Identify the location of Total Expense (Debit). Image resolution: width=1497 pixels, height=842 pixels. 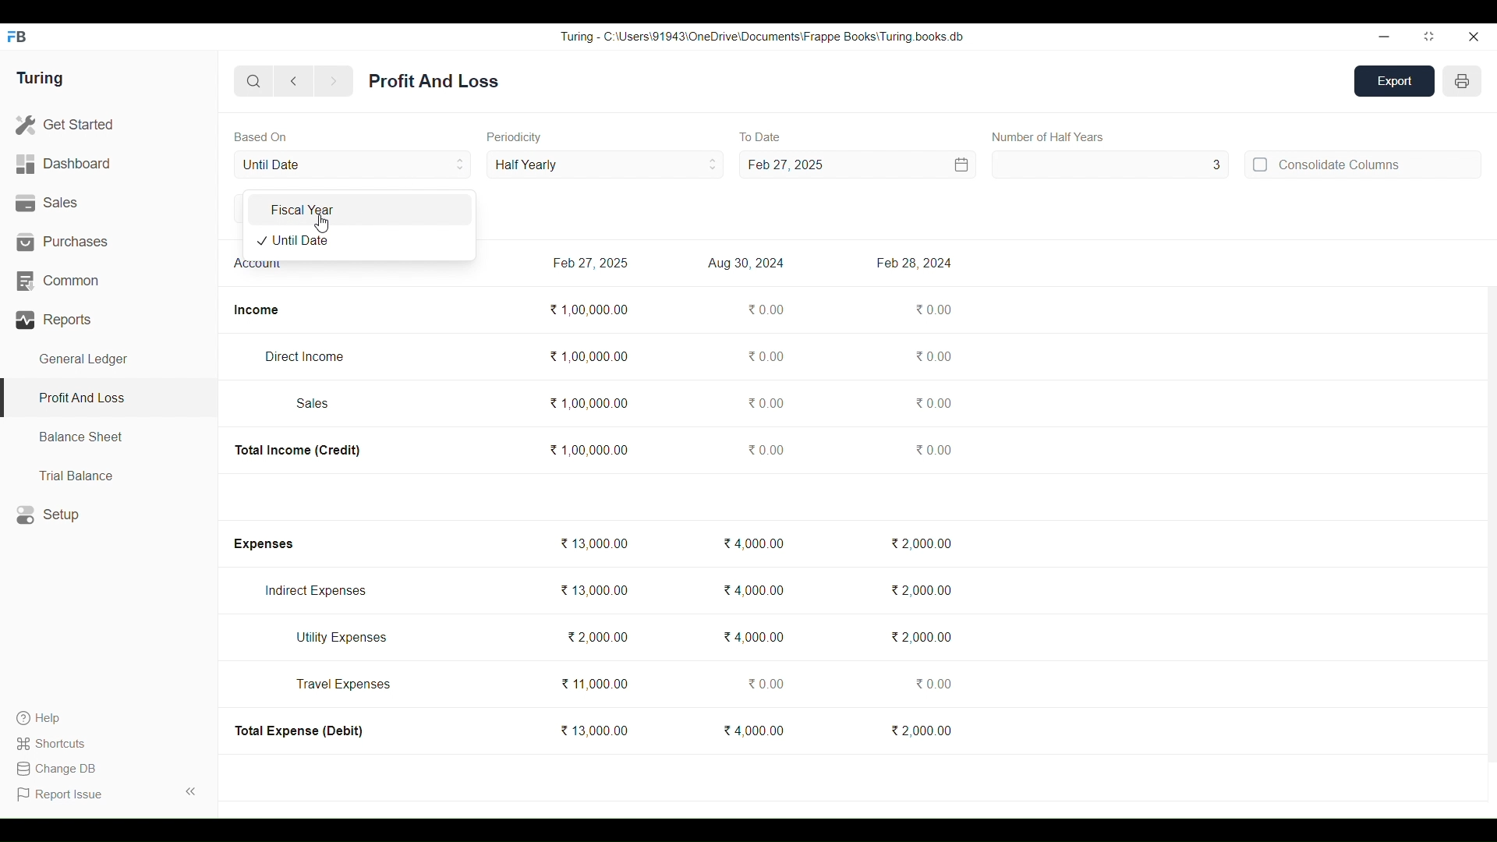
(300, 731).